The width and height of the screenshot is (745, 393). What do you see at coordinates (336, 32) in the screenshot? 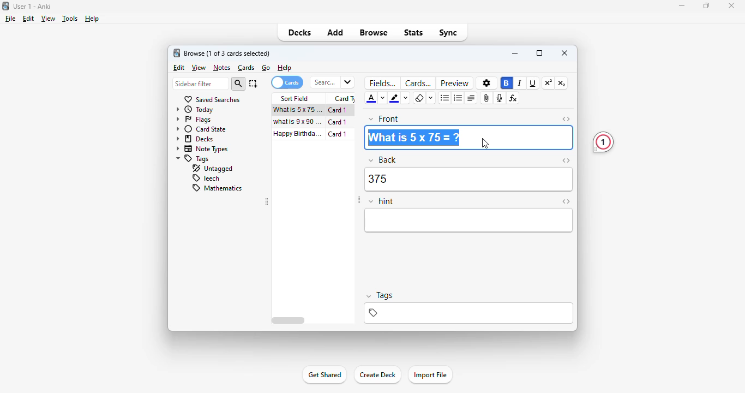
I see `add` at bounding box center [336, 32].